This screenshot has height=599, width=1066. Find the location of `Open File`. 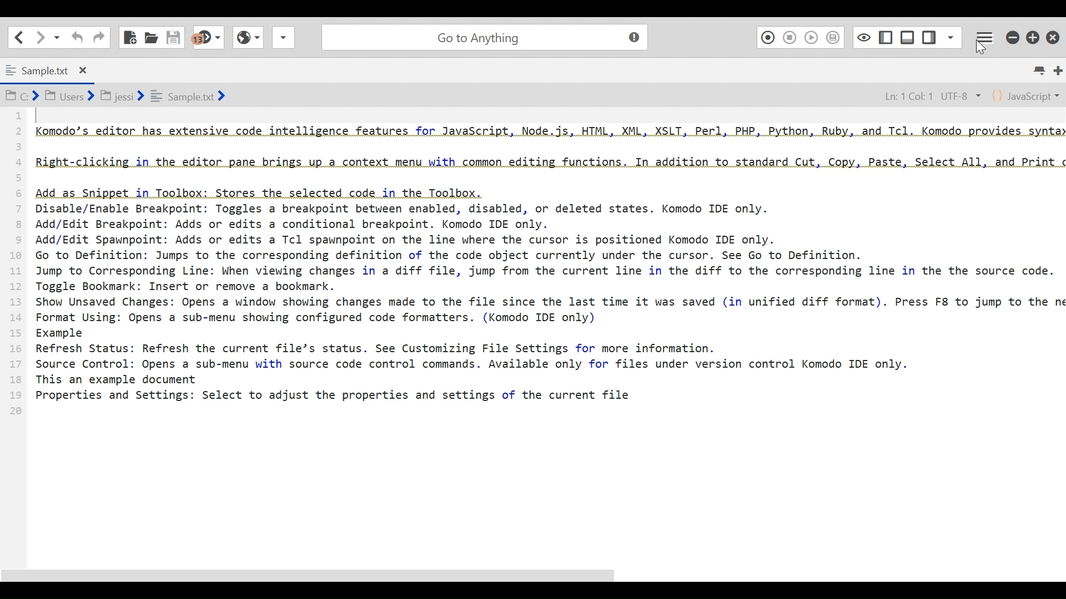

Open File is located at coordinates (151, 36).